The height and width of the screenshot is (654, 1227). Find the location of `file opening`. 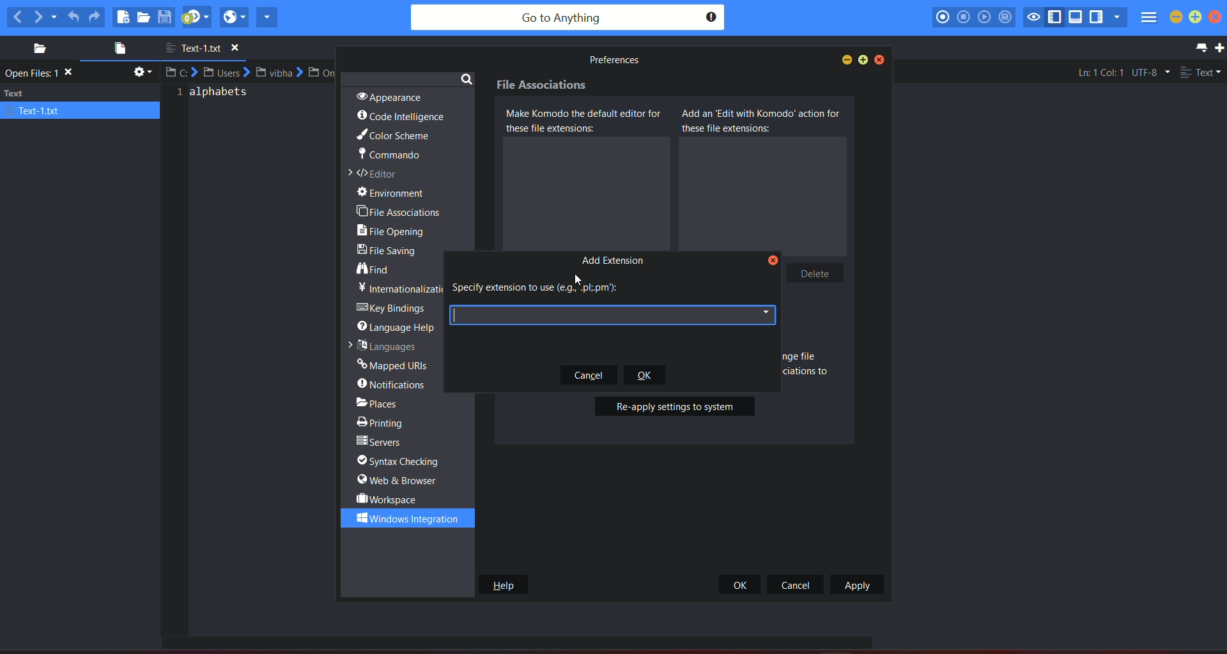

file opening is located at coordinates (395, 232).